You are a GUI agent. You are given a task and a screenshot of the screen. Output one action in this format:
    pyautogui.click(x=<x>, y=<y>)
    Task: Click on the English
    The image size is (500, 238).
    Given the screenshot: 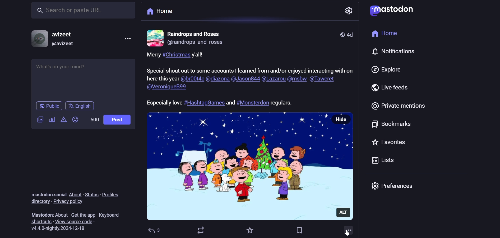 What is the action you would take?
    pyautogui.click(x=82, y=106)
    